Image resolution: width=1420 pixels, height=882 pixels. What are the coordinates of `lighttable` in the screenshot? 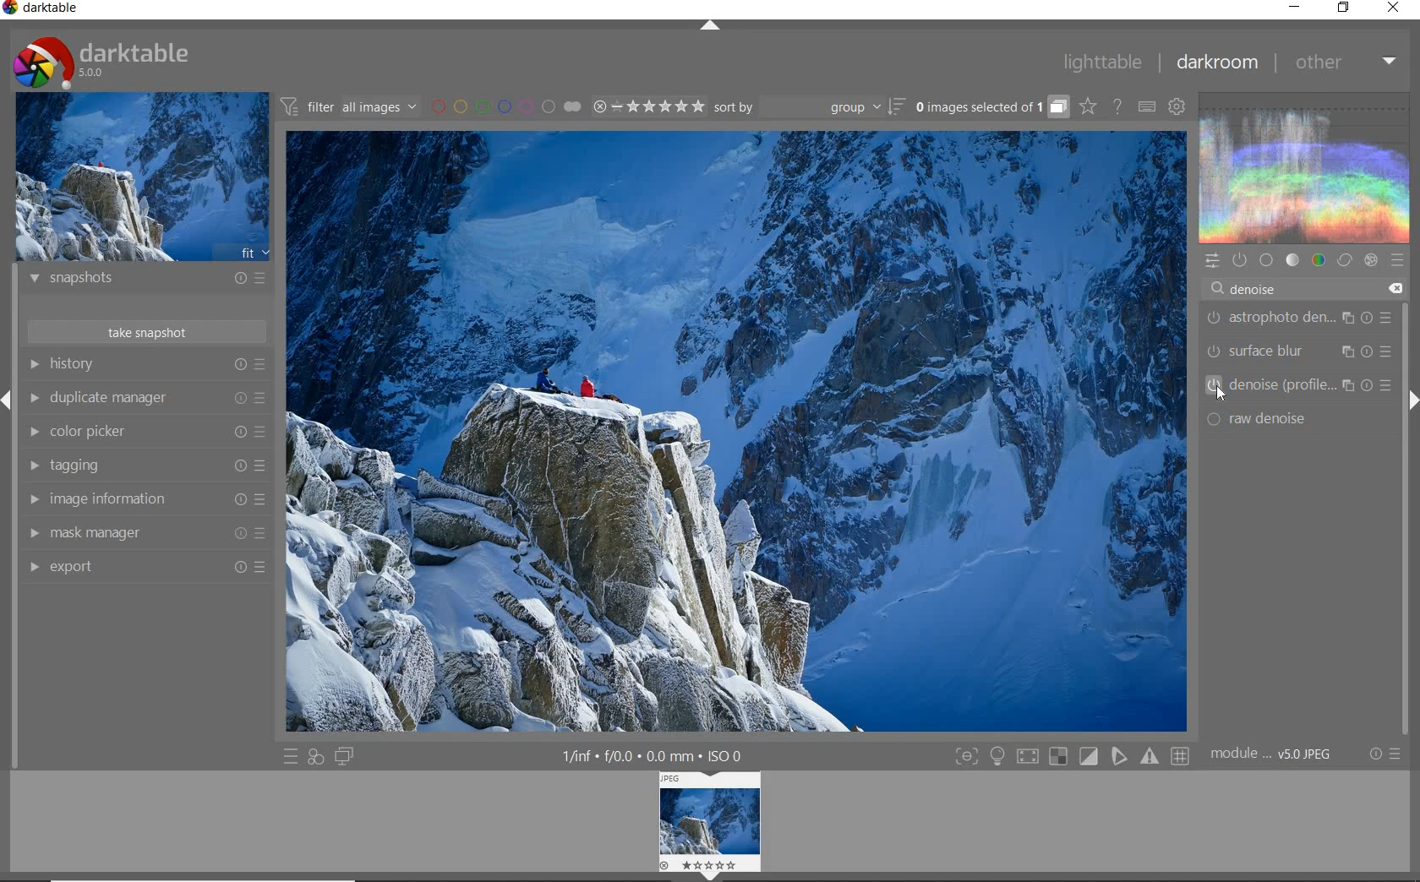 It's located at (1103, 61).